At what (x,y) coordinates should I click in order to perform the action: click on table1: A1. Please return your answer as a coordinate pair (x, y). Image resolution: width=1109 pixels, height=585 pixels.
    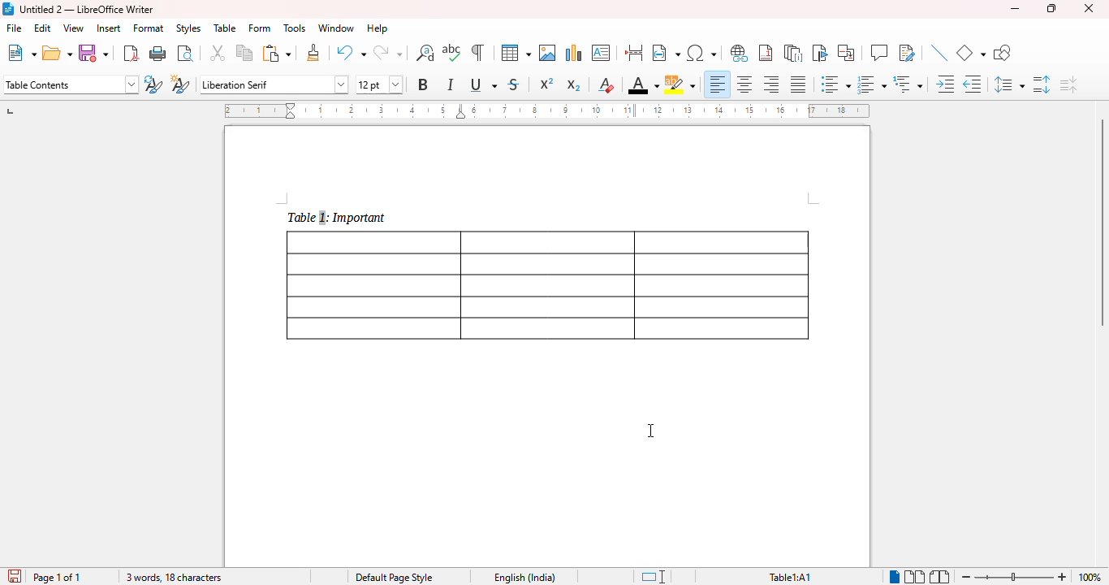
    Looking at the image, I should click on (790, 578).